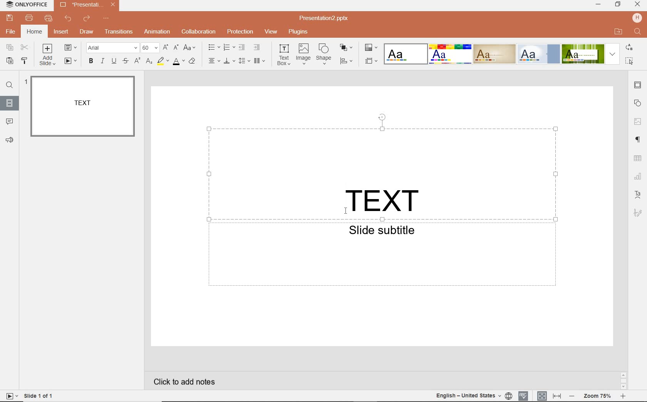 This screenshot has width=647, height=402. Describe the element at coordinates (639, 139) in the screenshot. I see `PARAGRAPH SETTINGS` at that location.